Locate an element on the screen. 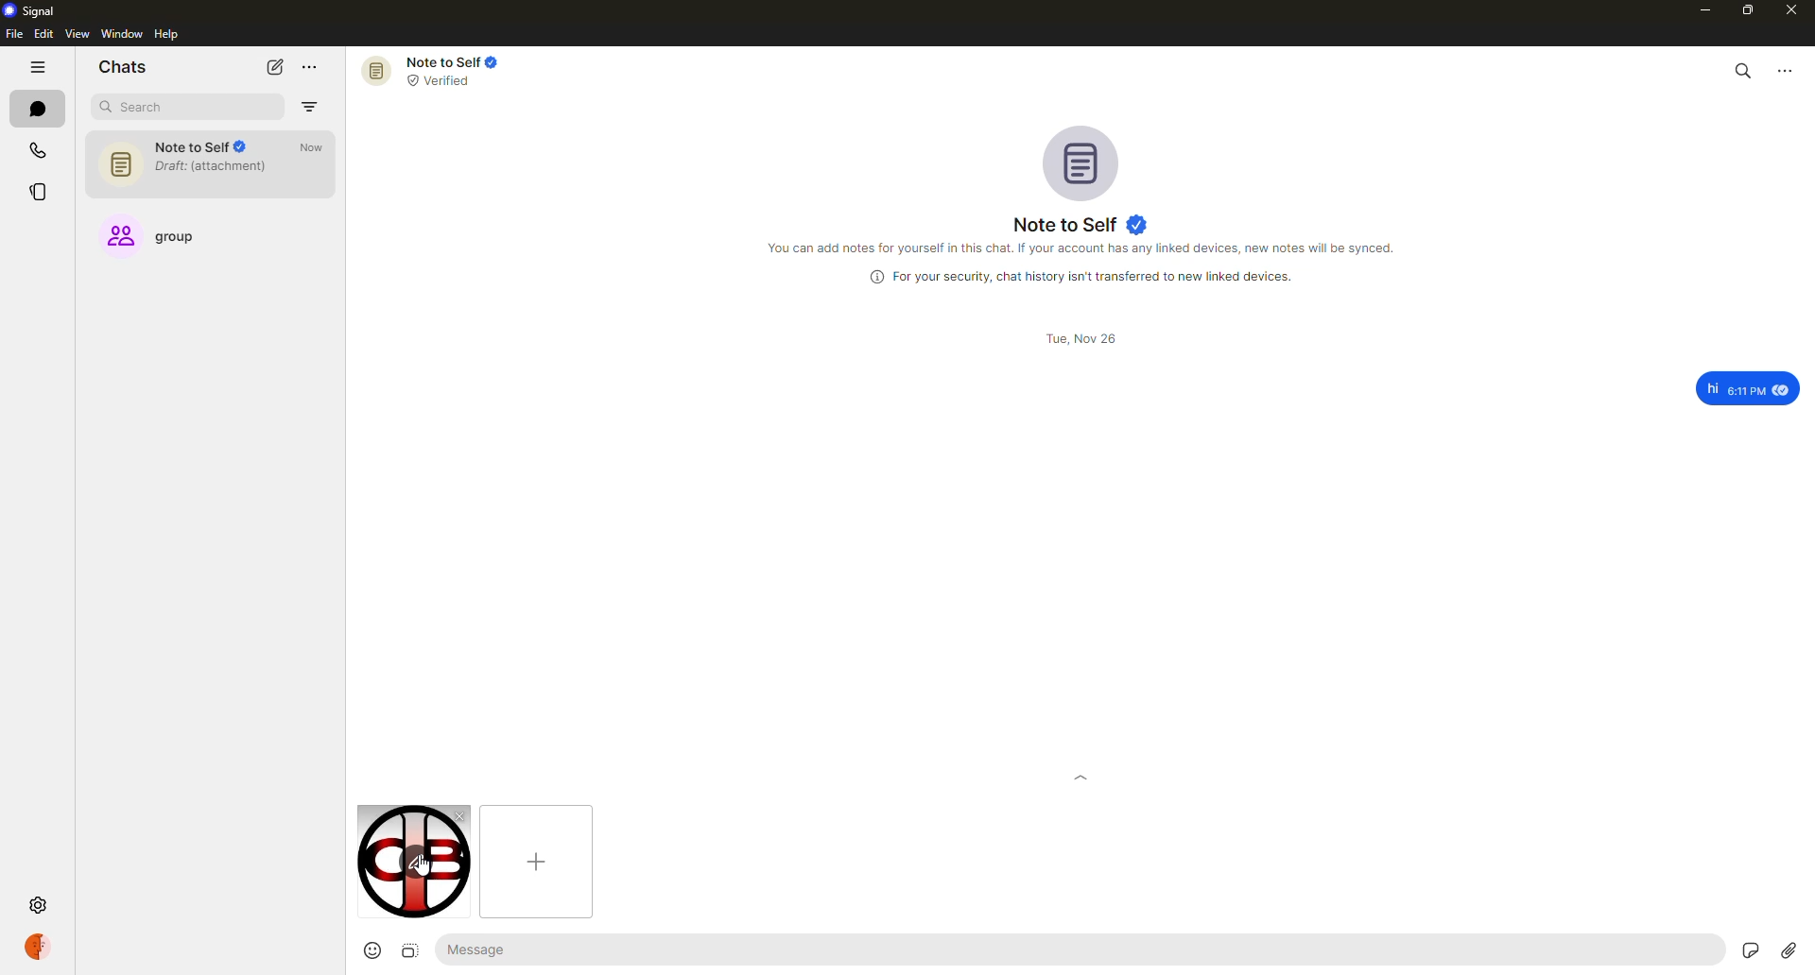 The image size is (1815, 975). chats is located at coordinates (123, 63).